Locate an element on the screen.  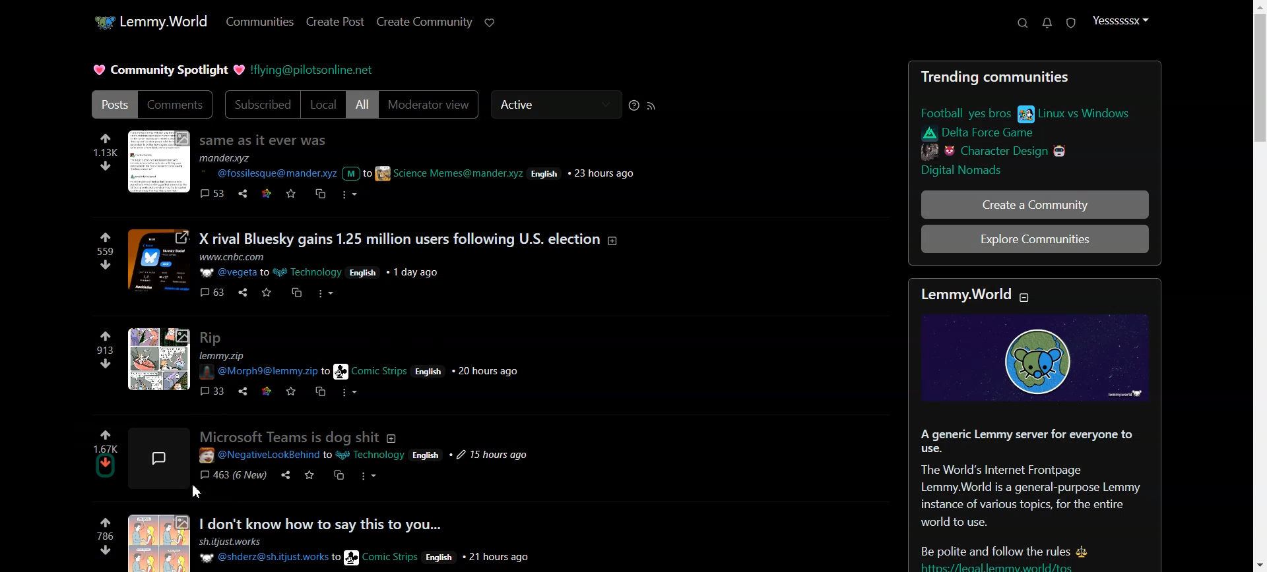
link is located at coordinates (995, 150).